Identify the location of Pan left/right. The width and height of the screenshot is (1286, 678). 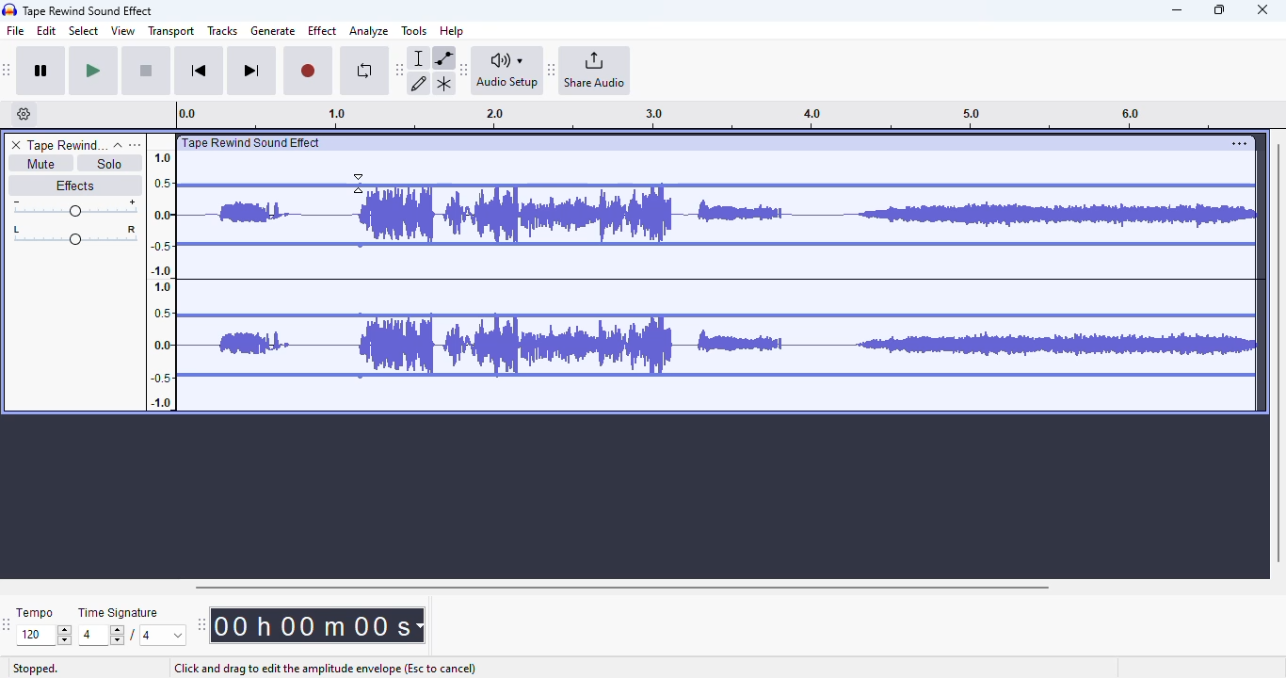
(75, 235).